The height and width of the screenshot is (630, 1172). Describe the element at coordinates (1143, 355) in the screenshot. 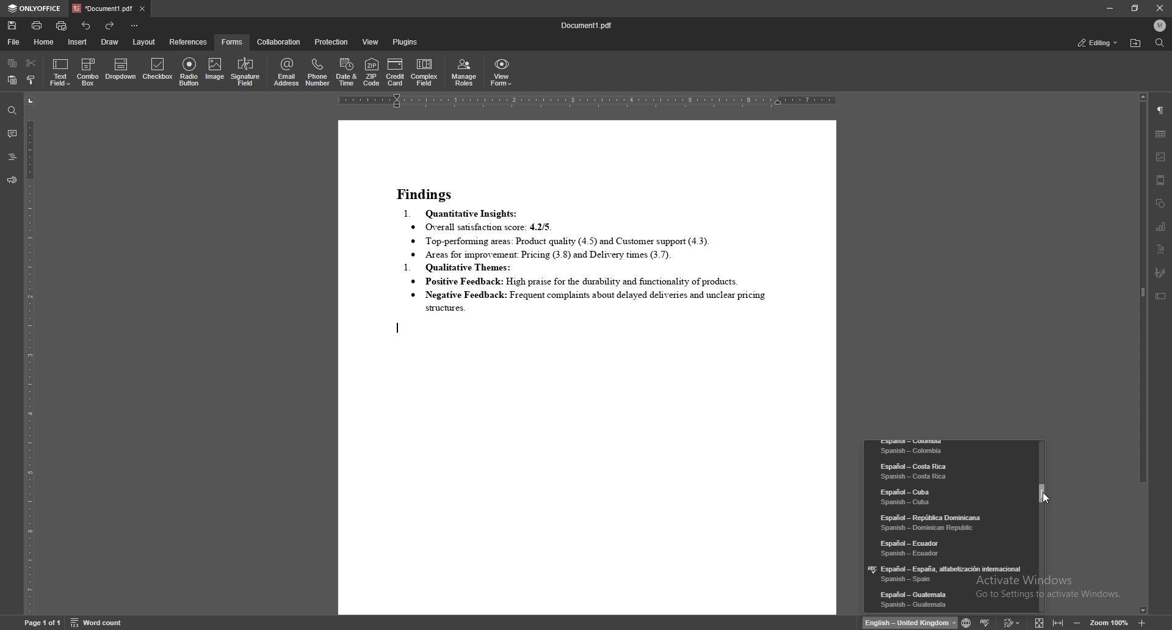

I see `scroll bar` at that location.